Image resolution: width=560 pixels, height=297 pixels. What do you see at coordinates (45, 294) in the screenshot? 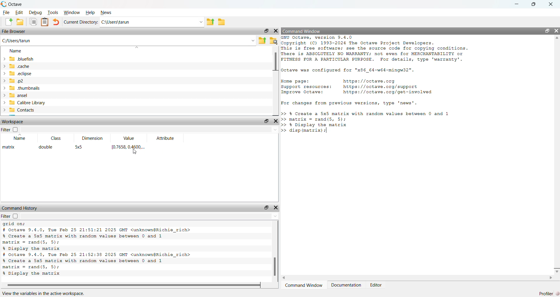
I see `View the variables in the active workspace.` at bounding box center [45, 294].